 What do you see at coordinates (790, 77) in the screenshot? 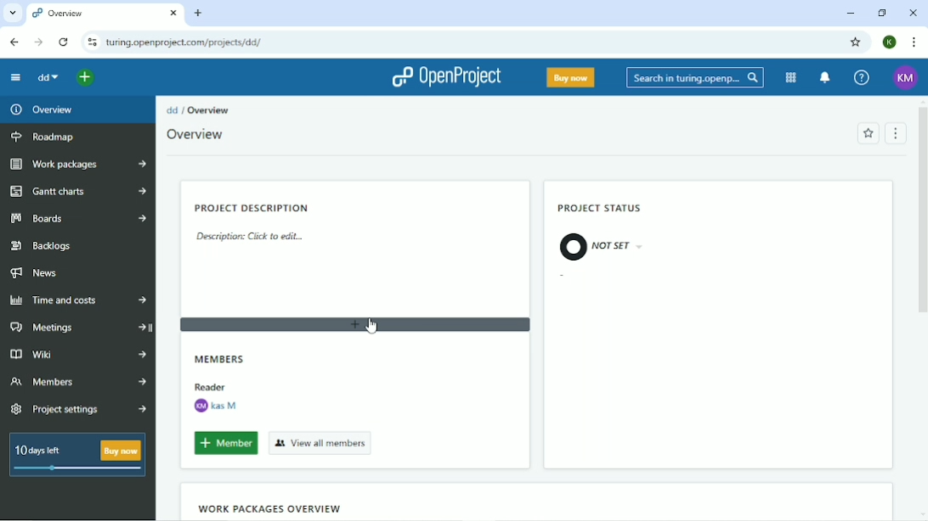
I see `Modules` at bounding box center [790, 77].